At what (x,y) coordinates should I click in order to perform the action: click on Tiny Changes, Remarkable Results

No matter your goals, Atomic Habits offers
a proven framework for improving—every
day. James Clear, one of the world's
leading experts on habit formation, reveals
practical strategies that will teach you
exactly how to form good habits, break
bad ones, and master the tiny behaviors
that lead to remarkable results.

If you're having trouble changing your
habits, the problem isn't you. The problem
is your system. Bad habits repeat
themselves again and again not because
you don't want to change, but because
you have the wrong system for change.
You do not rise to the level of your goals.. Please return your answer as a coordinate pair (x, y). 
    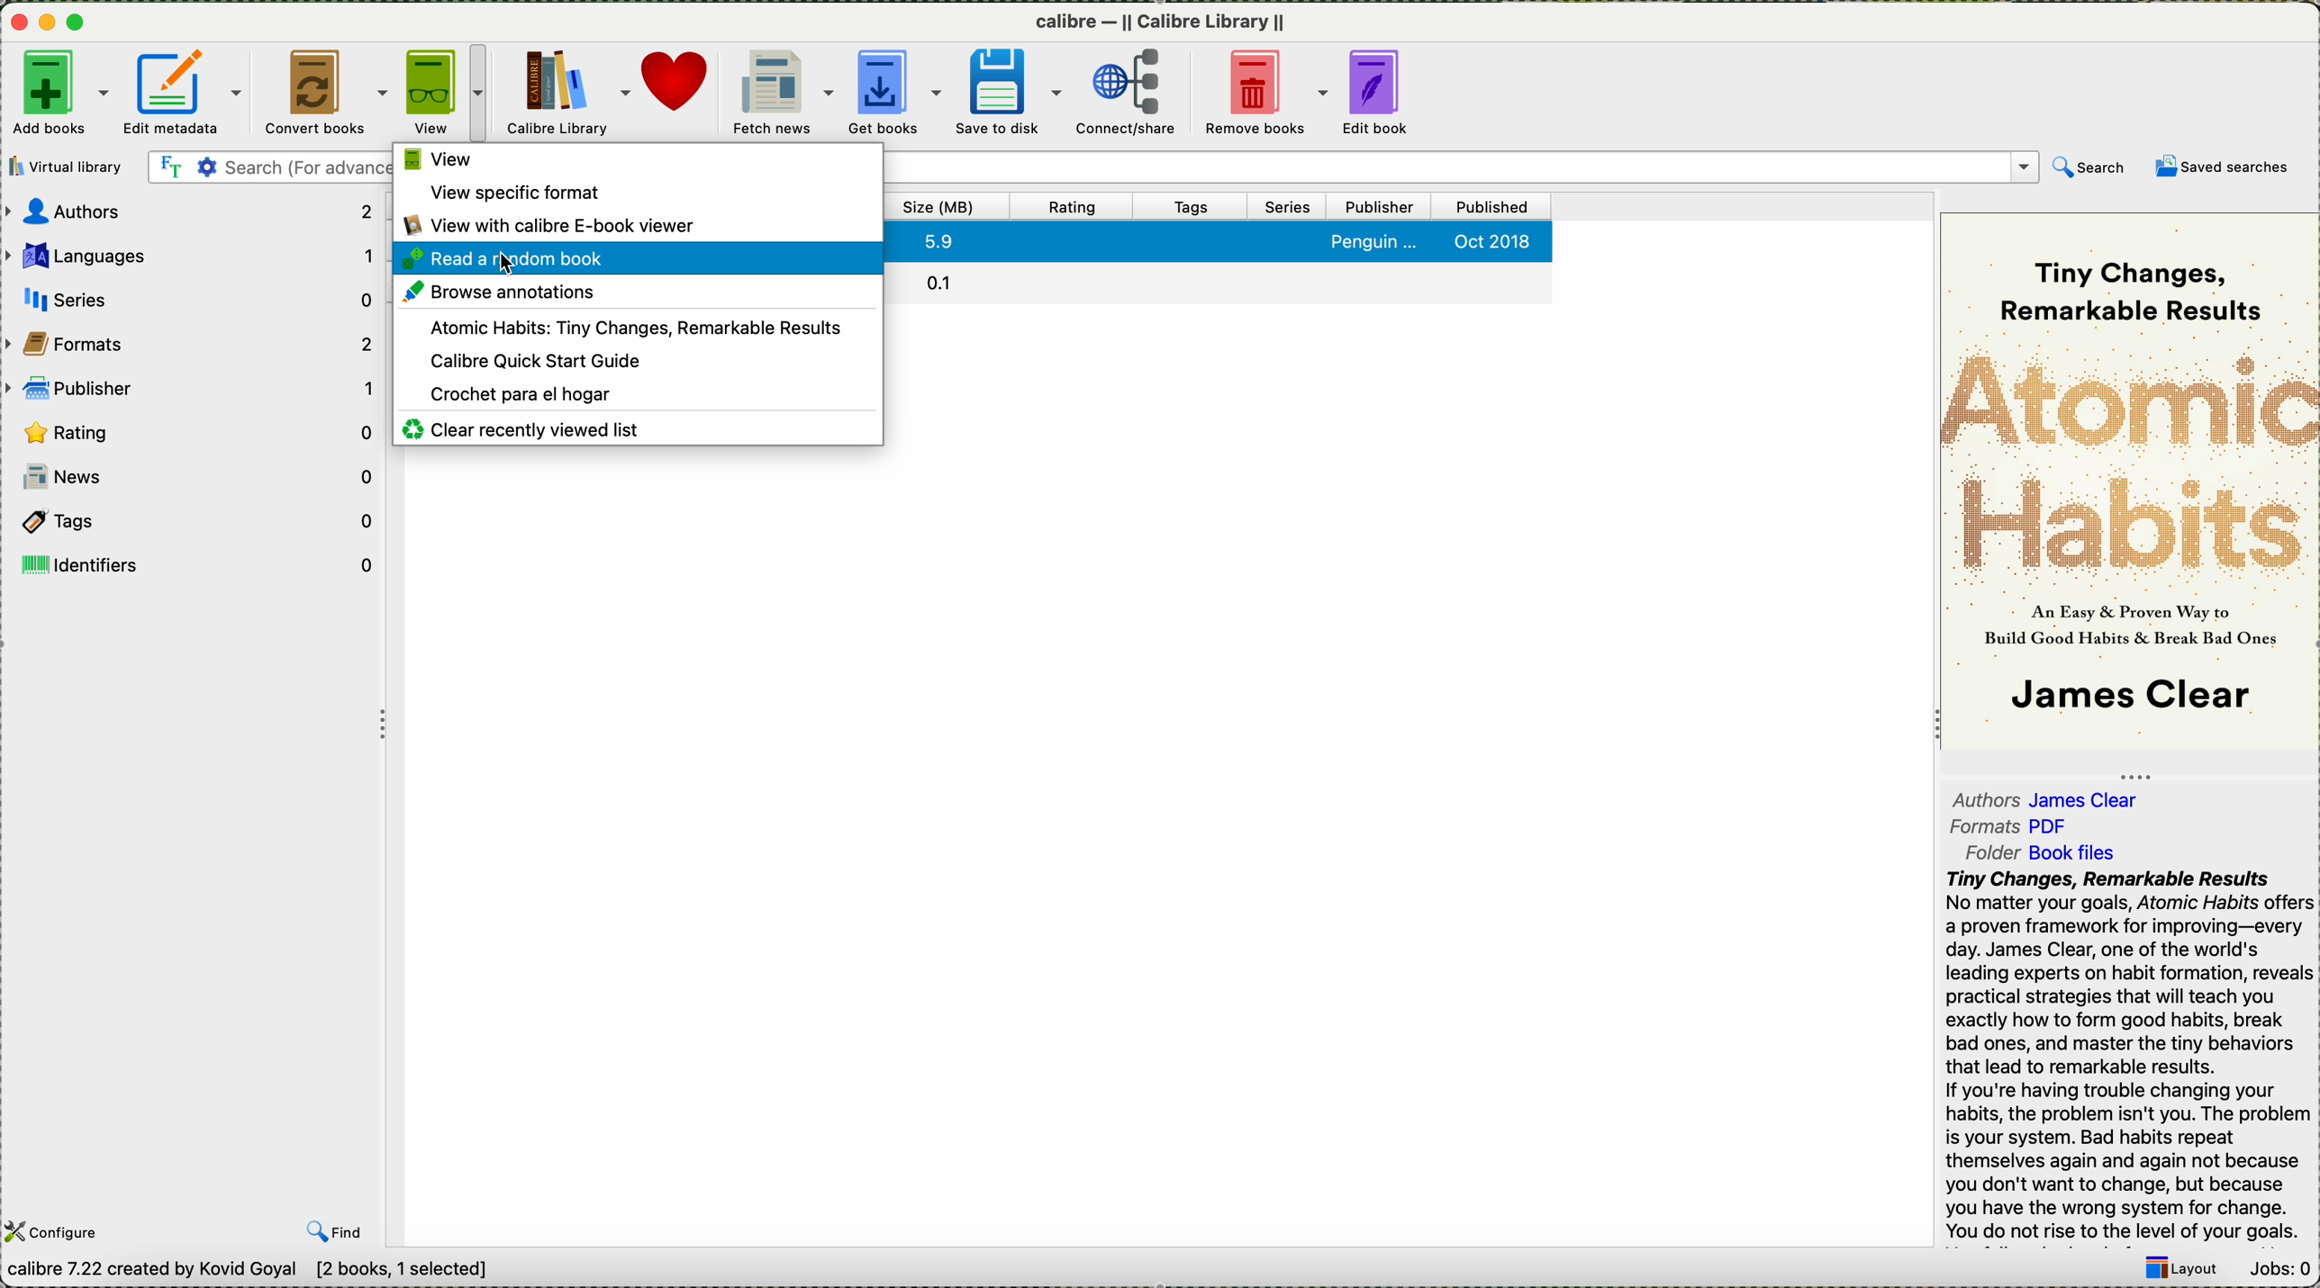
    Looking at the image, I should click on (2122, 1054).